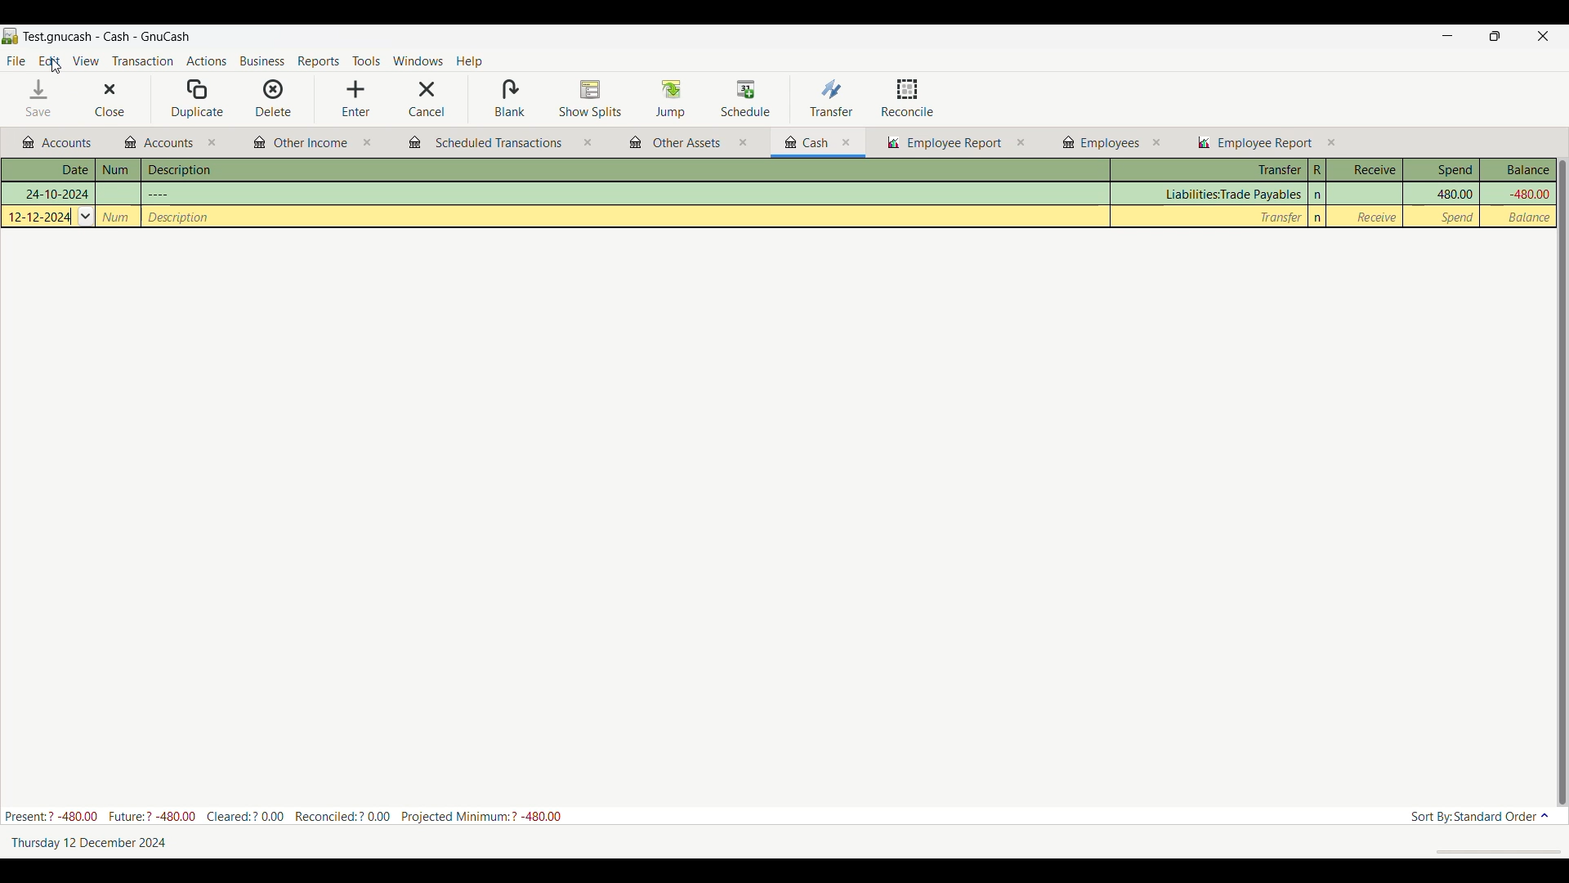 Image resolution: width=1569 pixels, height=883 pixels. What do you see at coordinates (1254, 143) in the screenshot?
I see `Other budgets and reports` at bounding box center [1254, 143].